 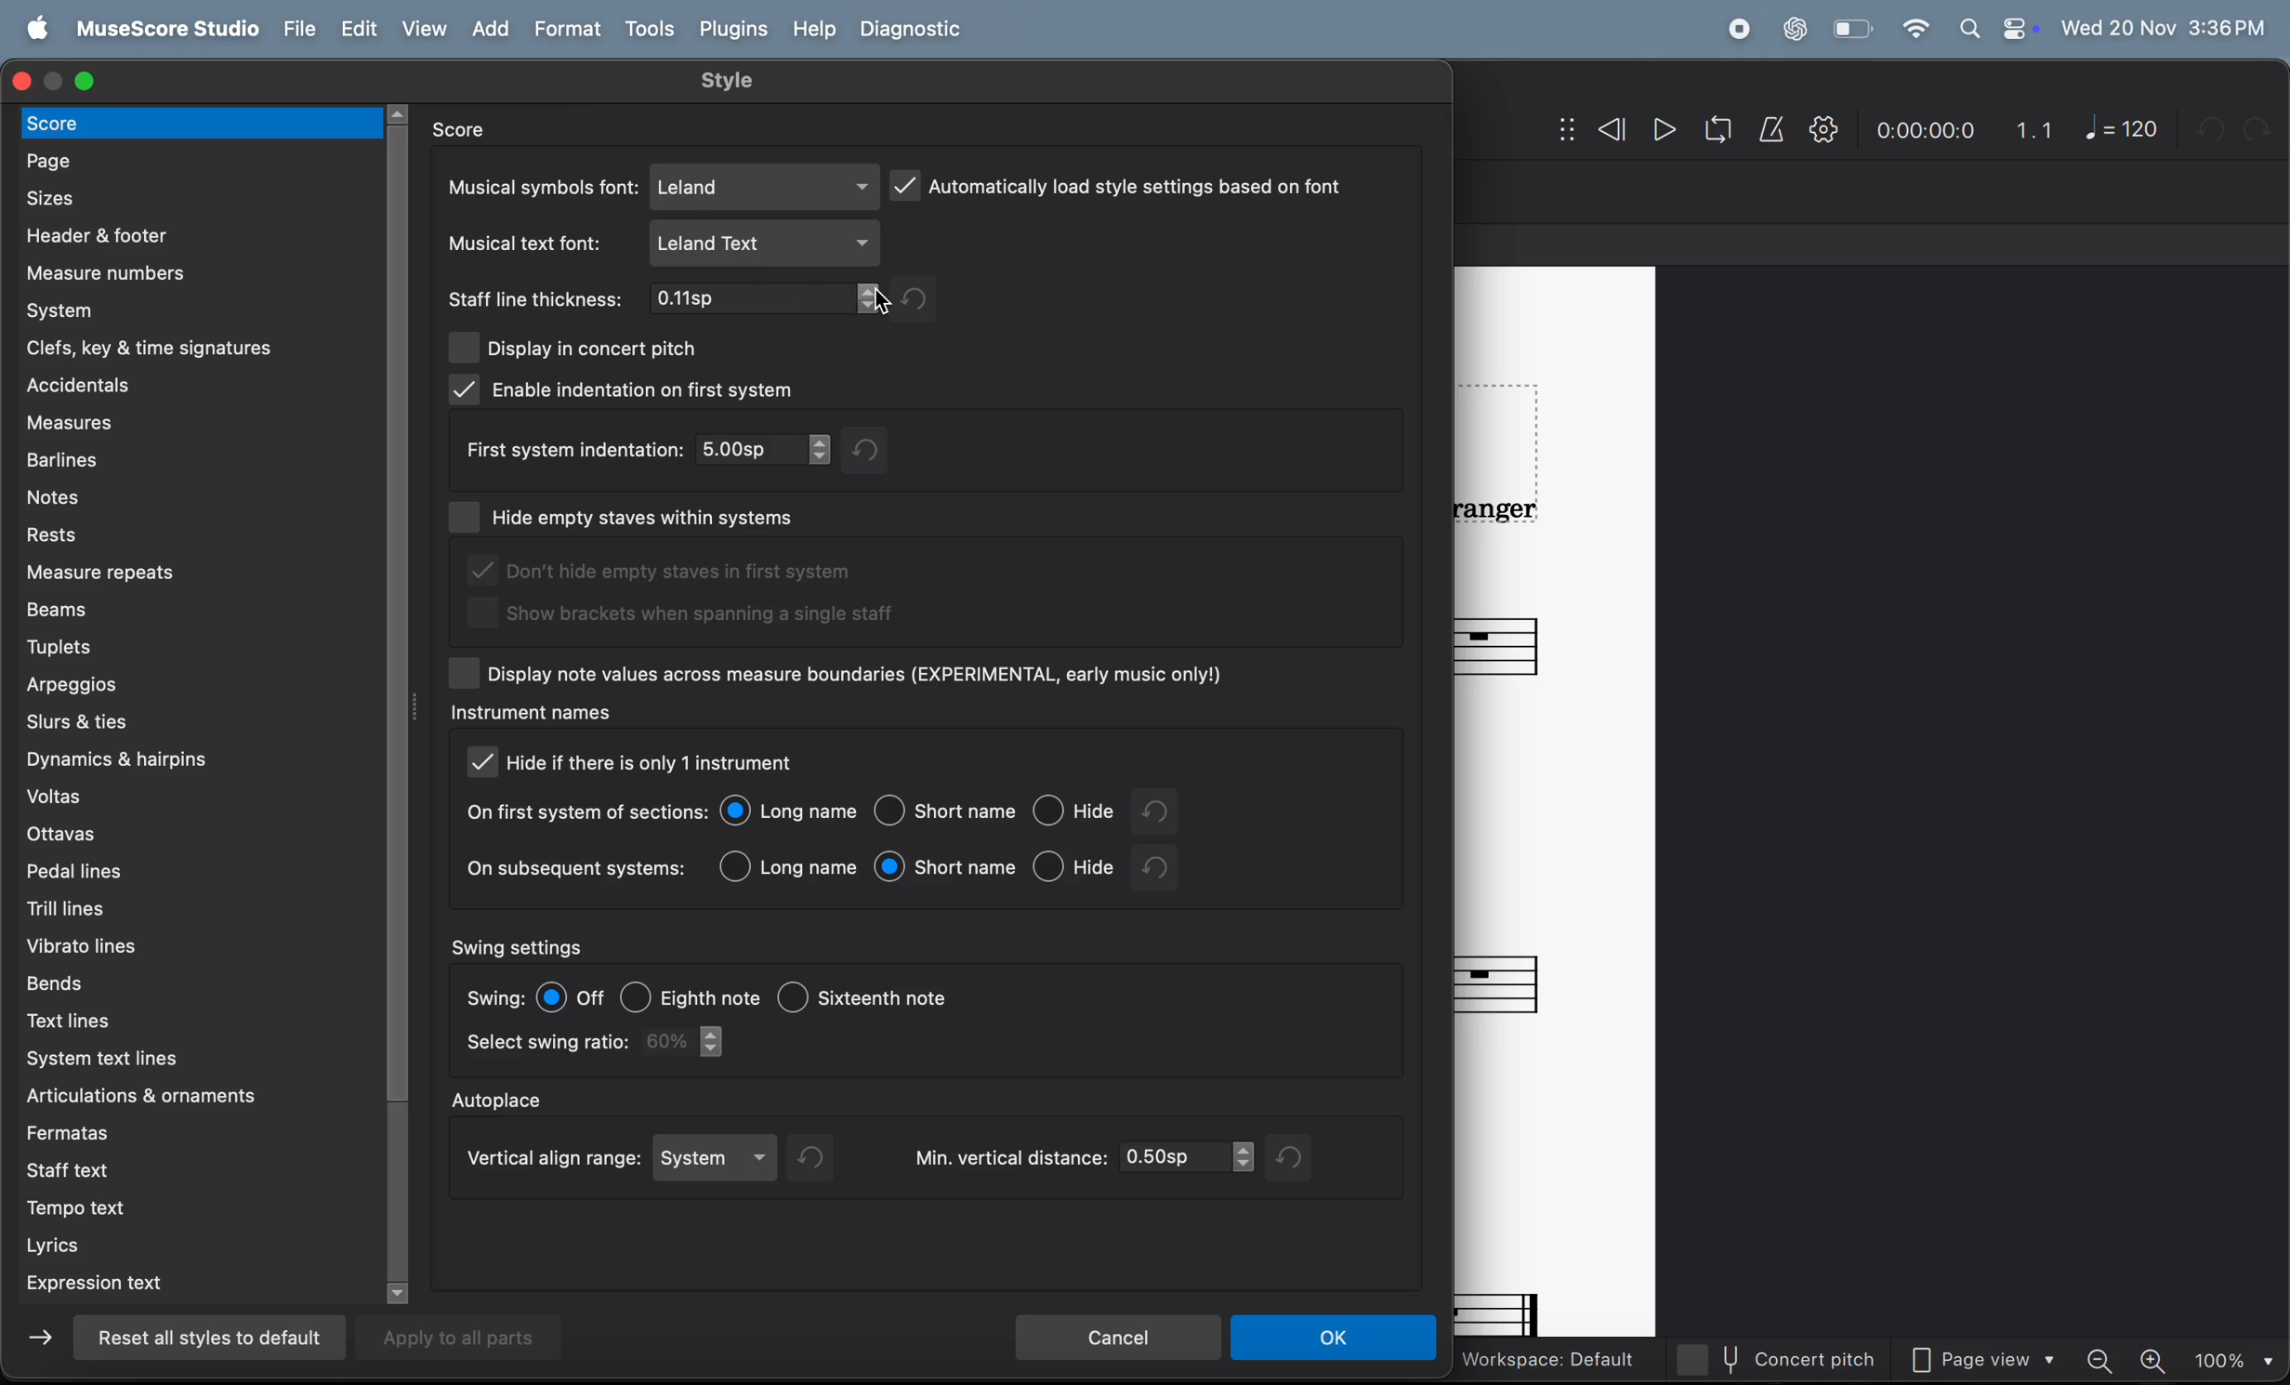 I want to click on 1.1, so click(x=2035, y=130).